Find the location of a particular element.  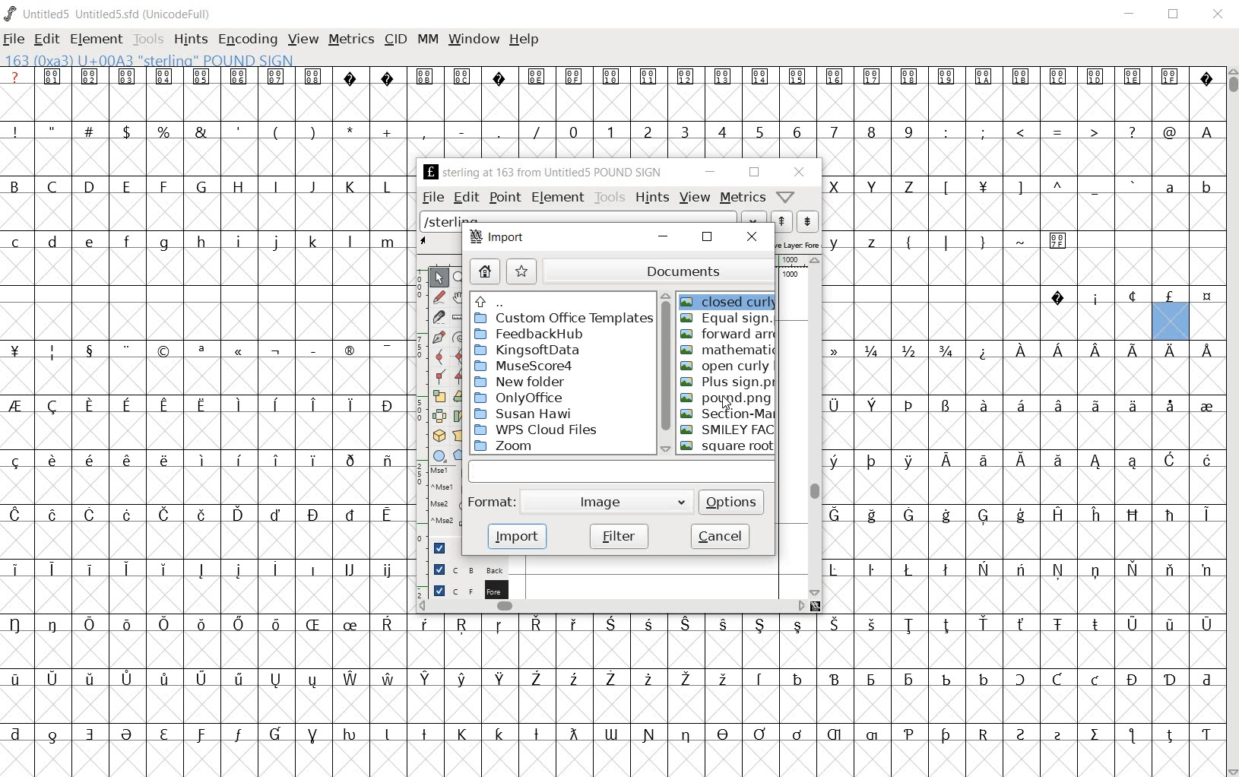

Symbol is located at coordinates (55, 76).